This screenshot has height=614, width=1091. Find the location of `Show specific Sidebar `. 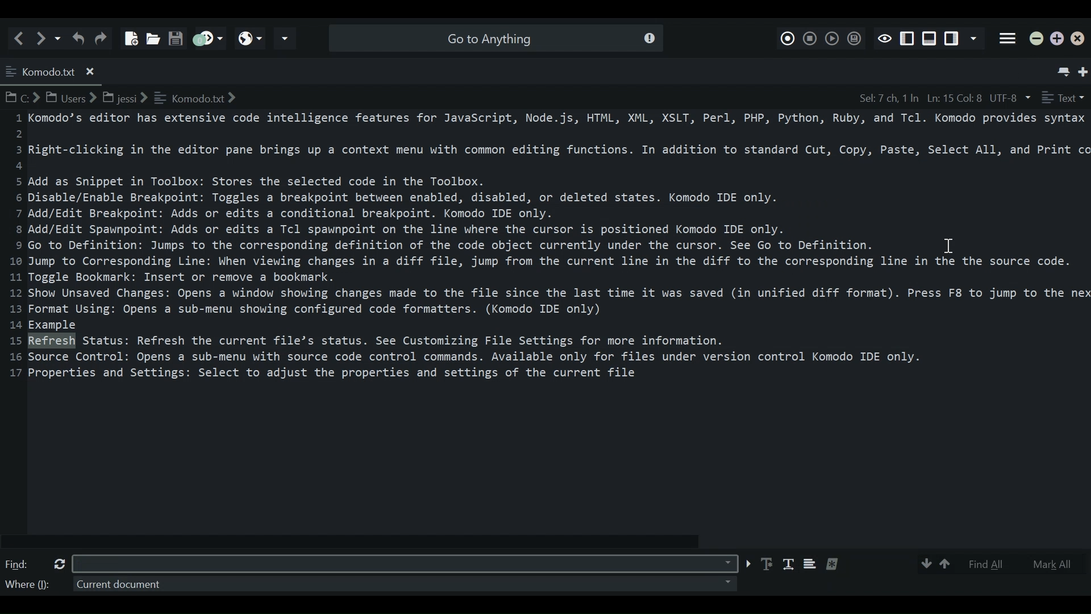

Show specific Sidebar  is located at coordinates (976, 39).